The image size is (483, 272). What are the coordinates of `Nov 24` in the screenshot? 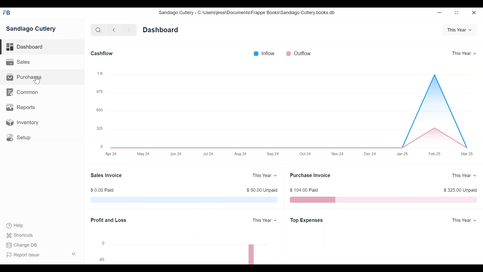 It's located at (340, 154).